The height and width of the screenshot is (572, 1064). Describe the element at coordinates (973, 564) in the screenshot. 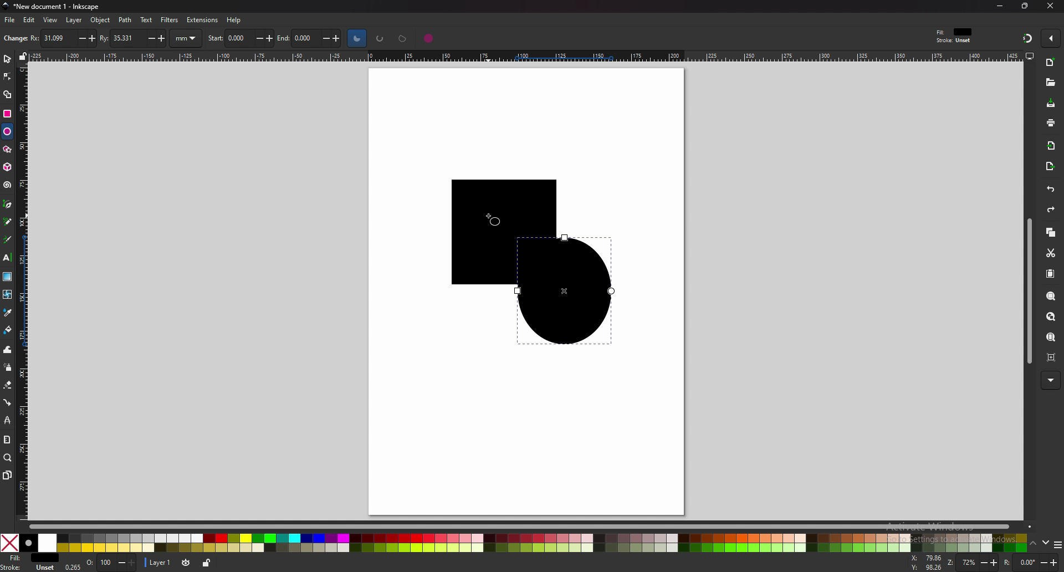

I see `zoom` at that location.